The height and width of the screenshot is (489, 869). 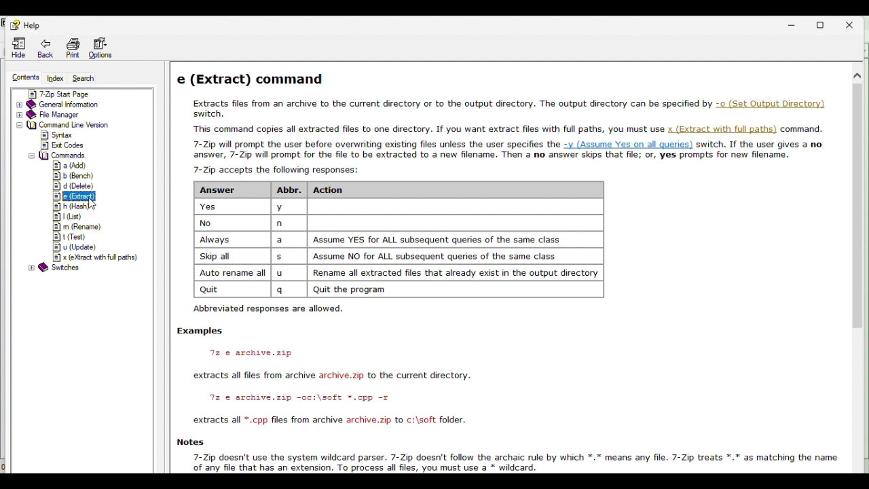 I want to click on Exit codes, so click(x=61, y=145).